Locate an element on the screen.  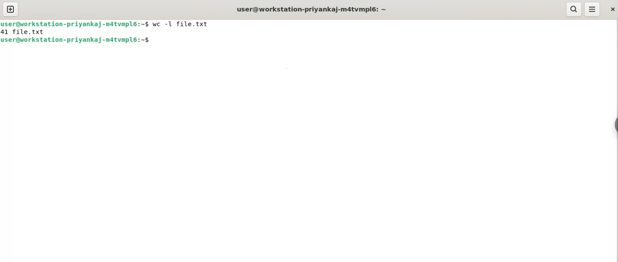
user@workstation-priyankaj-m4tvmpl6: ~$ is located at coordinates (75, 24).